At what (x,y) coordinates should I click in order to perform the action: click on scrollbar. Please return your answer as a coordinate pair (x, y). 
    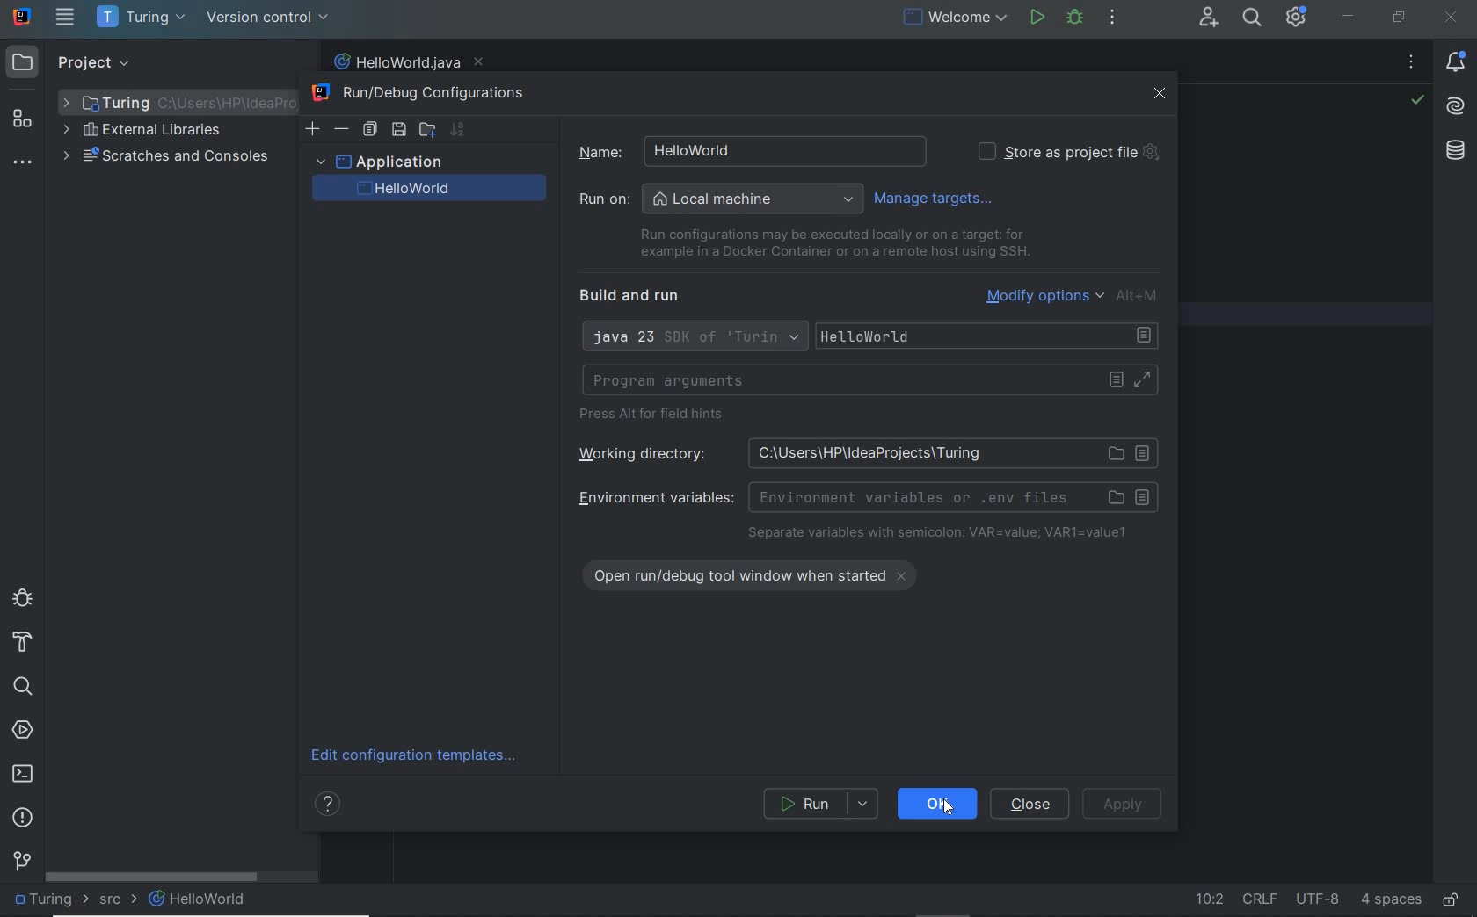
    Looking at the image, I should click on (152, 877).